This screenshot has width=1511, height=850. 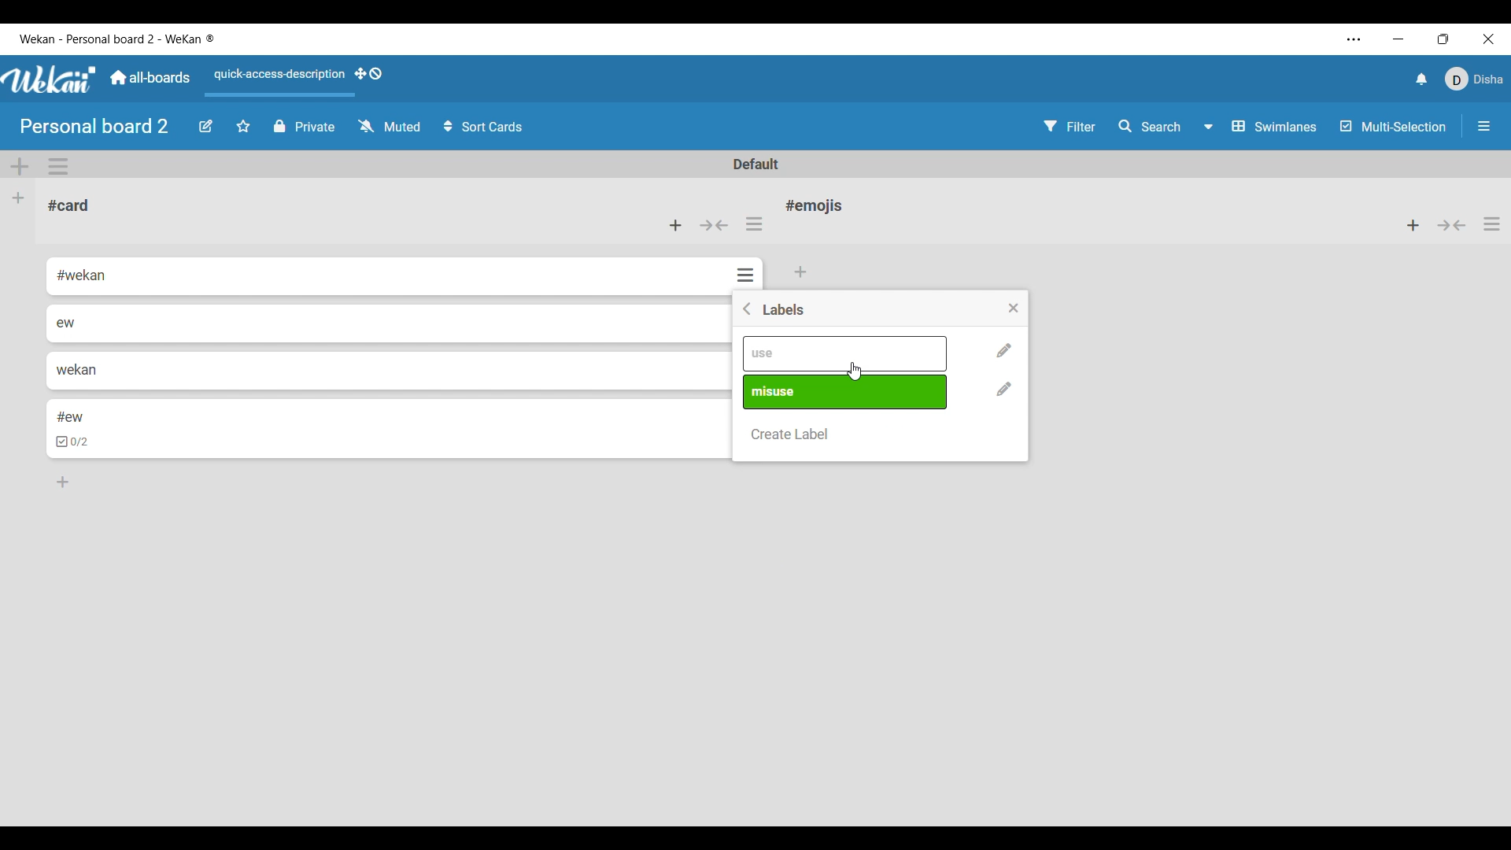 What do you see at coordinates (1148, 125) in the screenshot?
I see `Search` at bounding box center [1148, 125].